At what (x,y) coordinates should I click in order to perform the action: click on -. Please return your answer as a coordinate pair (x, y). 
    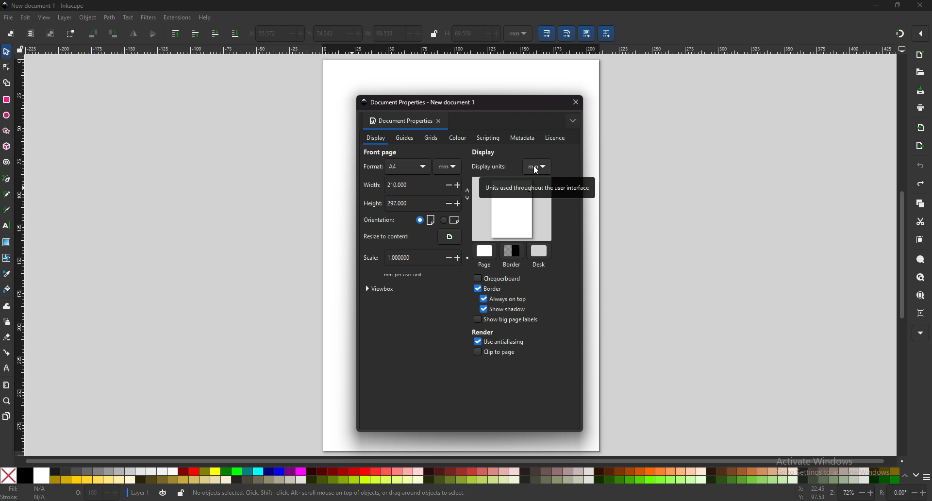
    Looking at the image, I should click on (445, 259).